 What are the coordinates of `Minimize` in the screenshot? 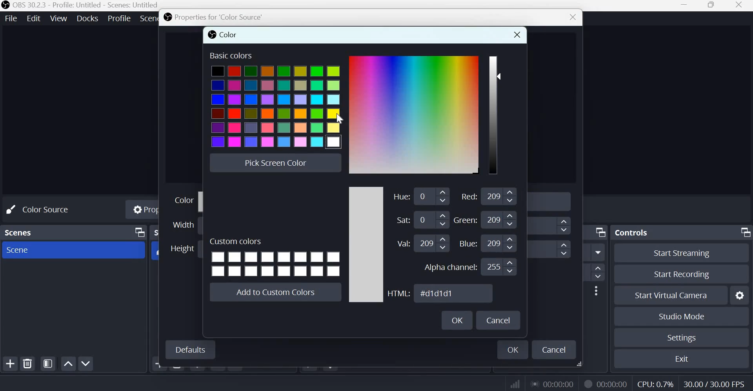 It's located at (684, 6).